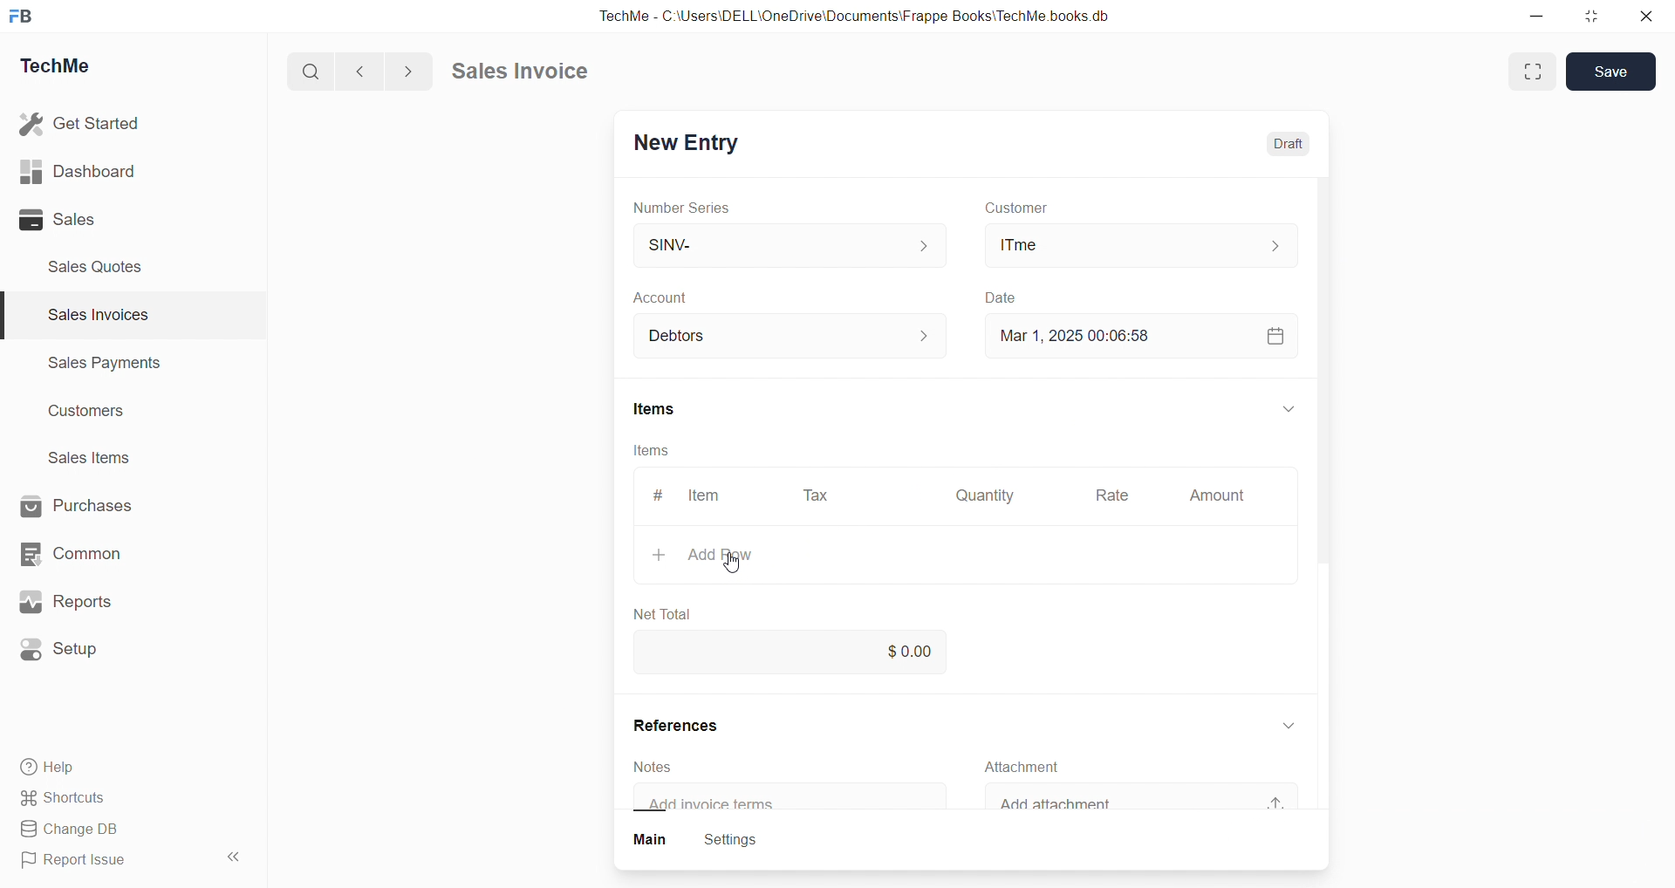 Image resolution: width=1675 pixels, height=888 pixels. I want to click on Items, so click(667, 409).